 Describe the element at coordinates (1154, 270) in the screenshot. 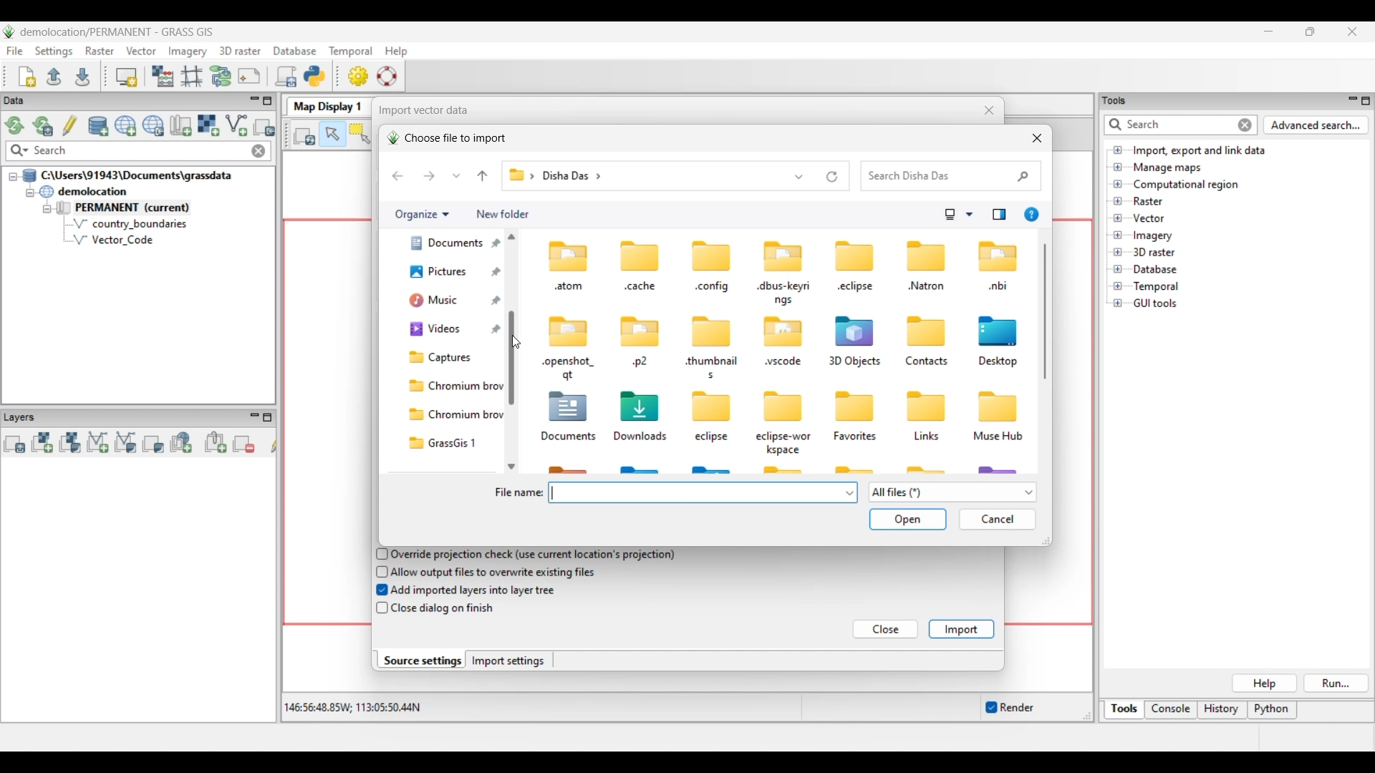

I see `Double click to see files under Database` at that location.